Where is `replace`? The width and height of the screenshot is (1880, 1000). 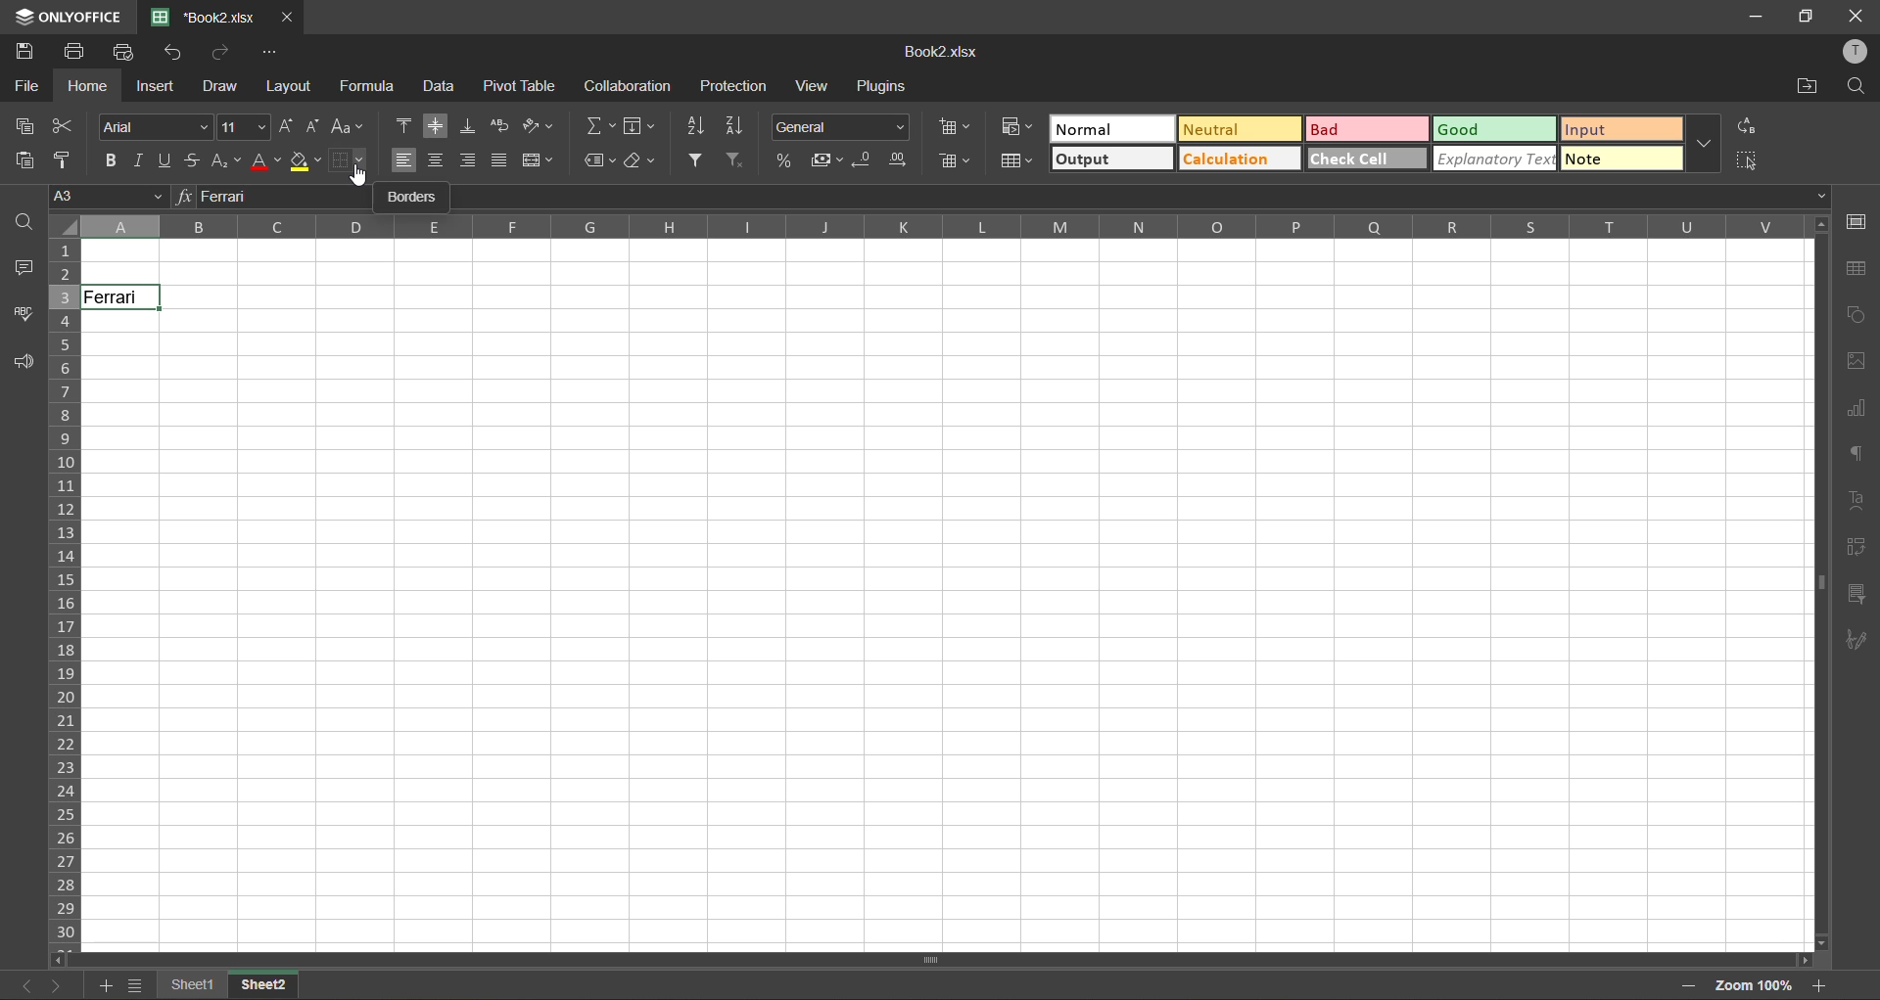 replace is located at coordinates (1747, 128).